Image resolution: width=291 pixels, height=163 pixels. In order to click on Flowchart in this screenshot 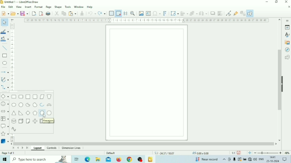, I will do `click(5, 119)`.